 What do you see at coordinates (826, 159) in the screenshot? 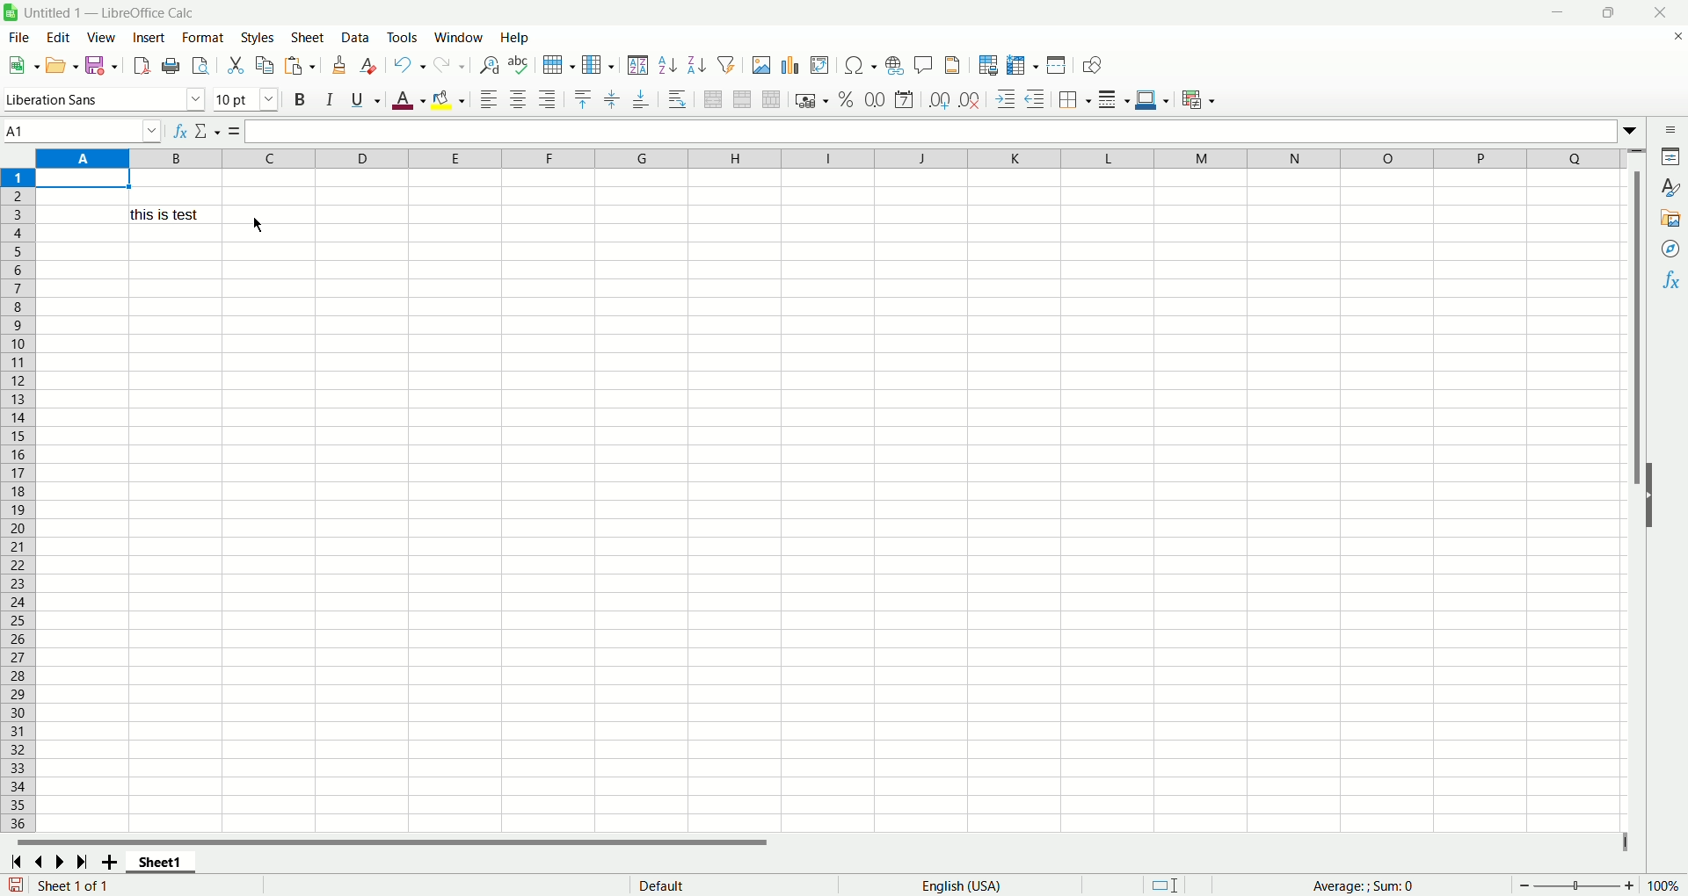
I see `column name` at bounding box center [826, 159].